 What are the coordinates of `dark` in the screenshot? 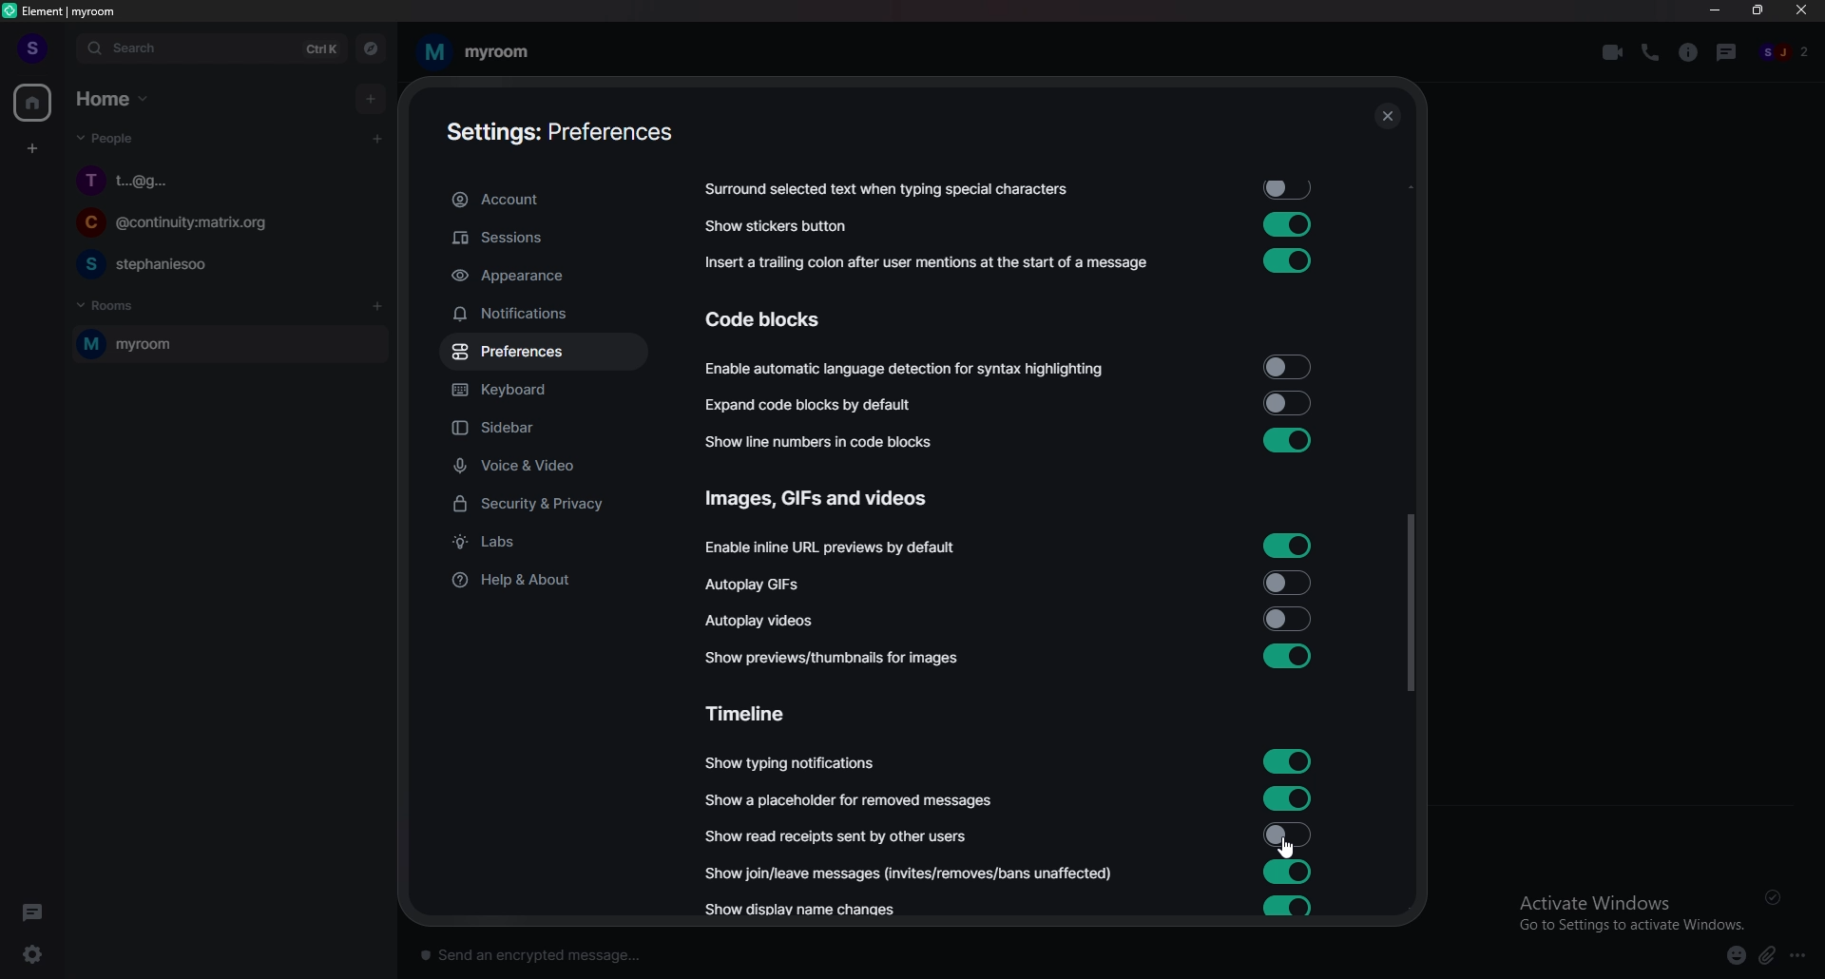 It's located at (37, 912).